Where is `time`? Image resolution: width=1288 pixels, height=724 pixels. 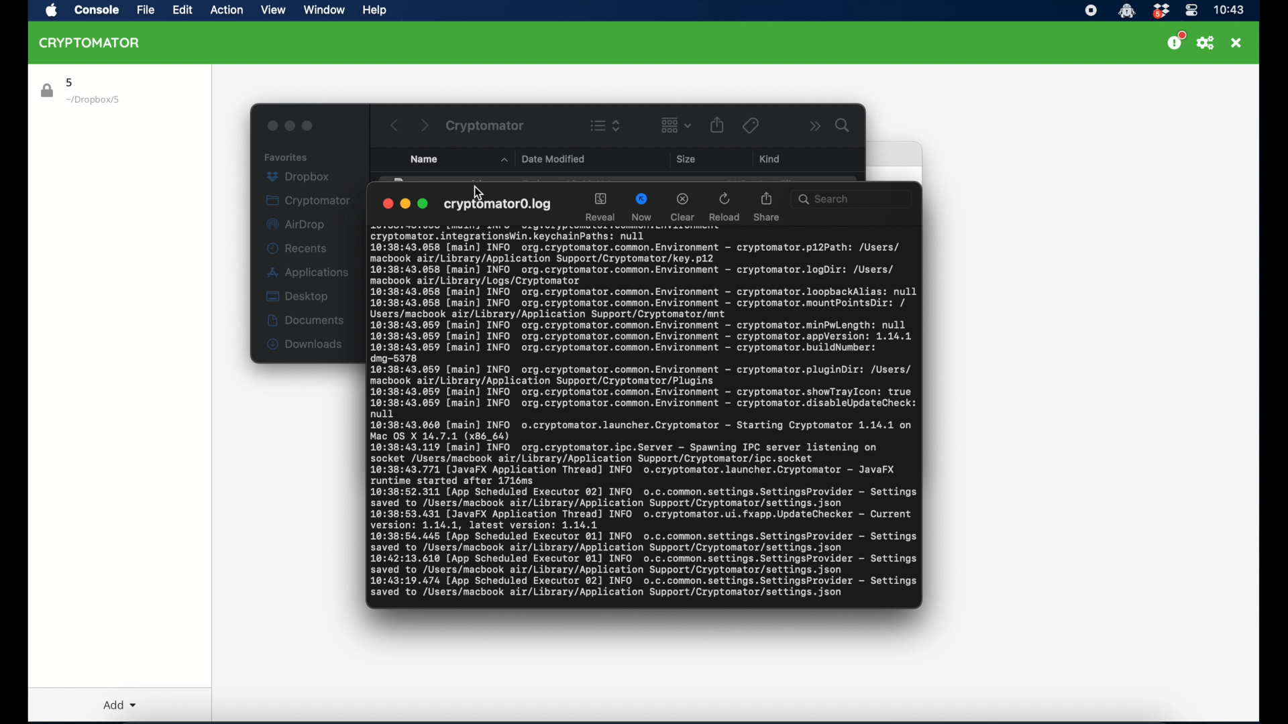 time is located at coordinates (1230, 9).